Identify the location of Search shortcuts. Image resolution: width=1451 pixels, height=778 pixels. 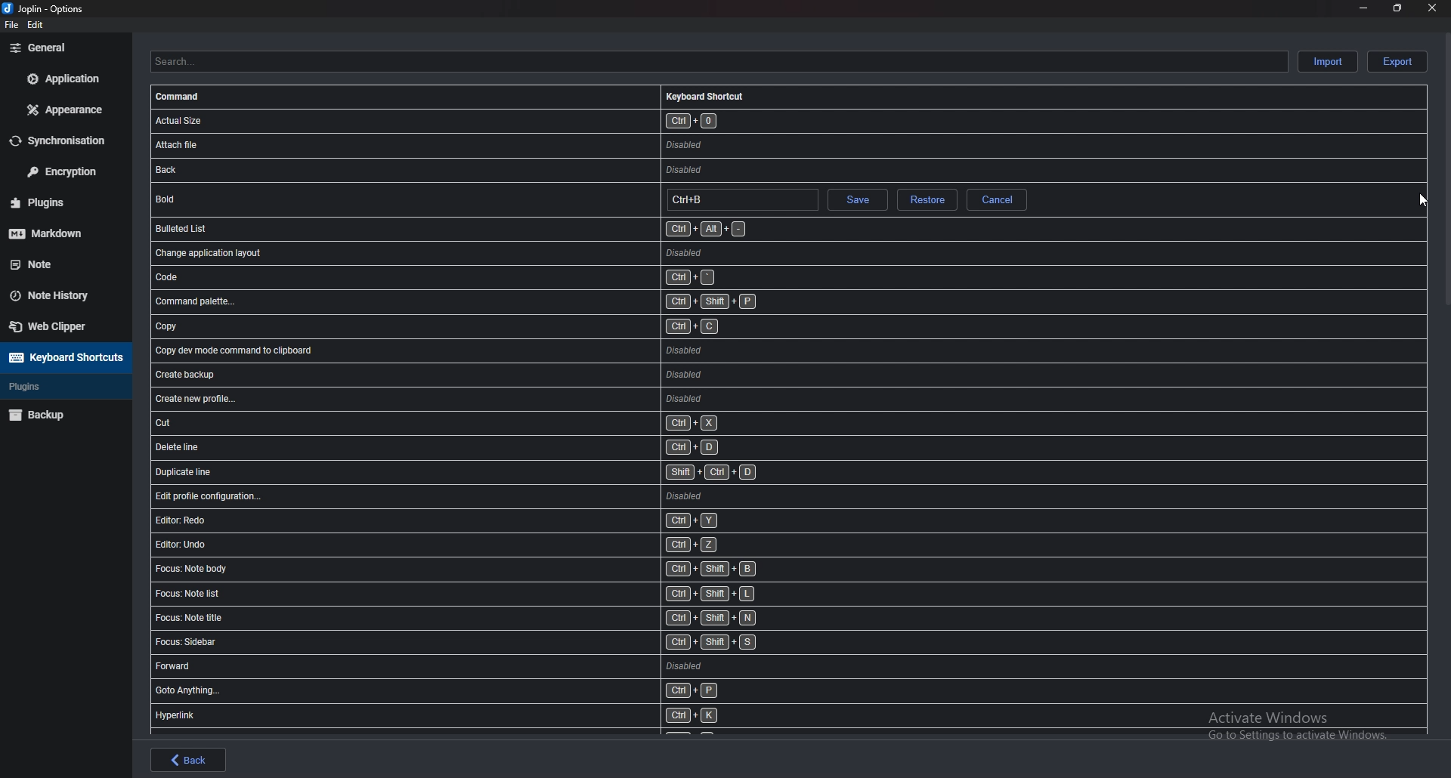
(722, 62).